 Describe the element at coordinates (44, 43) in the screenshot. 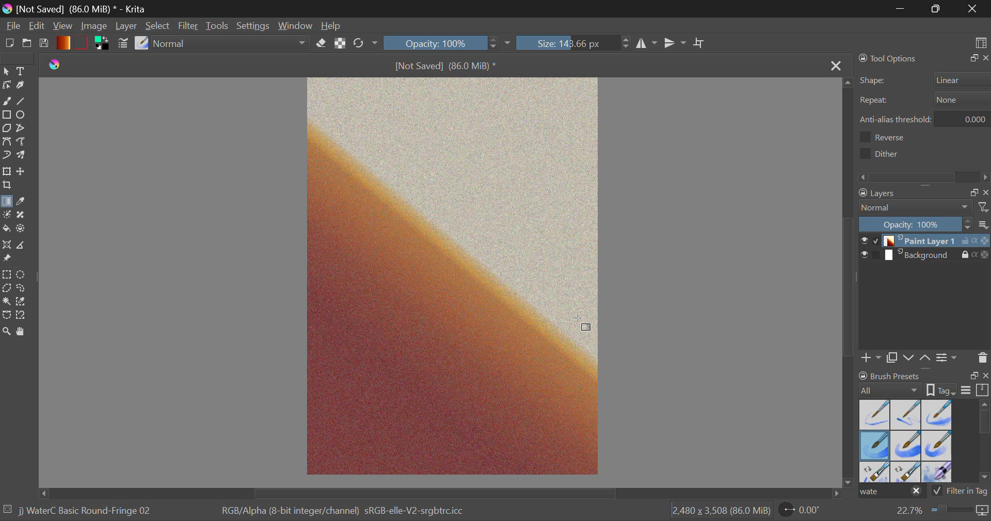

I see `Save` at that location.